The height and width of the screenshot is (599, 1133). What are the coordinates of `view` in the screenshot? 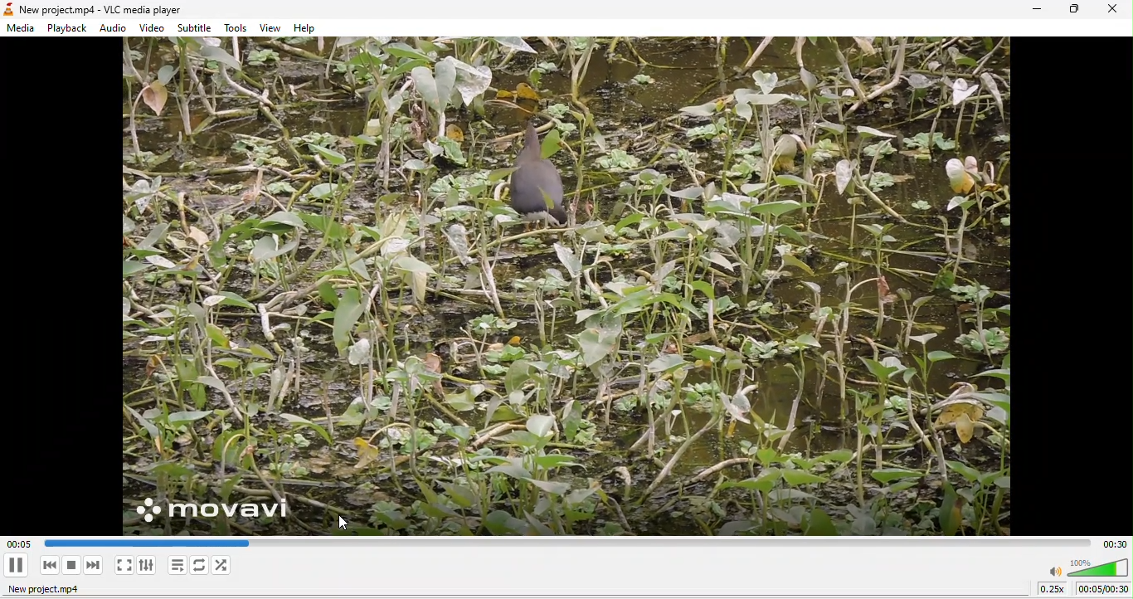 It's located at (269, 28).